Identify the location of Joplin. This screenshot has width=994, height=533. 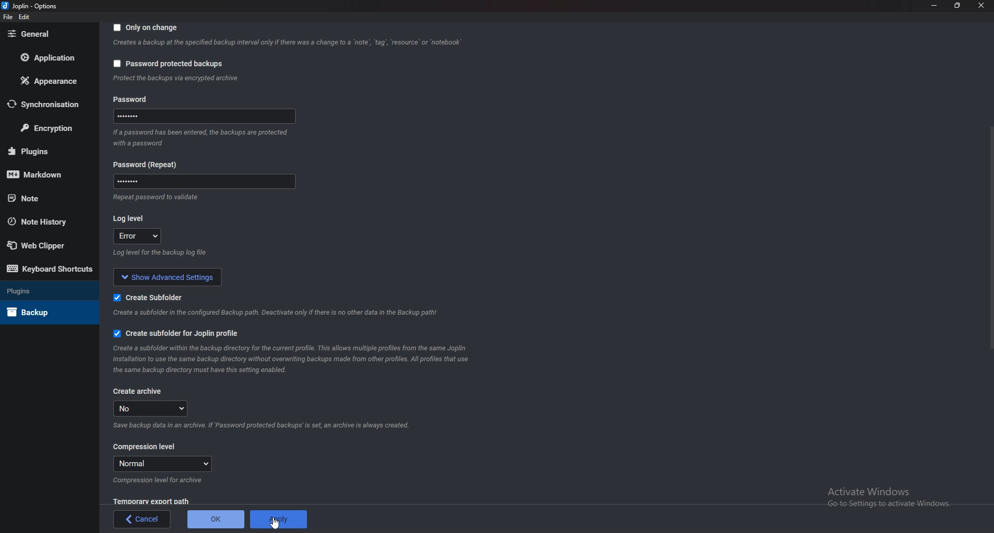
(28, 6).